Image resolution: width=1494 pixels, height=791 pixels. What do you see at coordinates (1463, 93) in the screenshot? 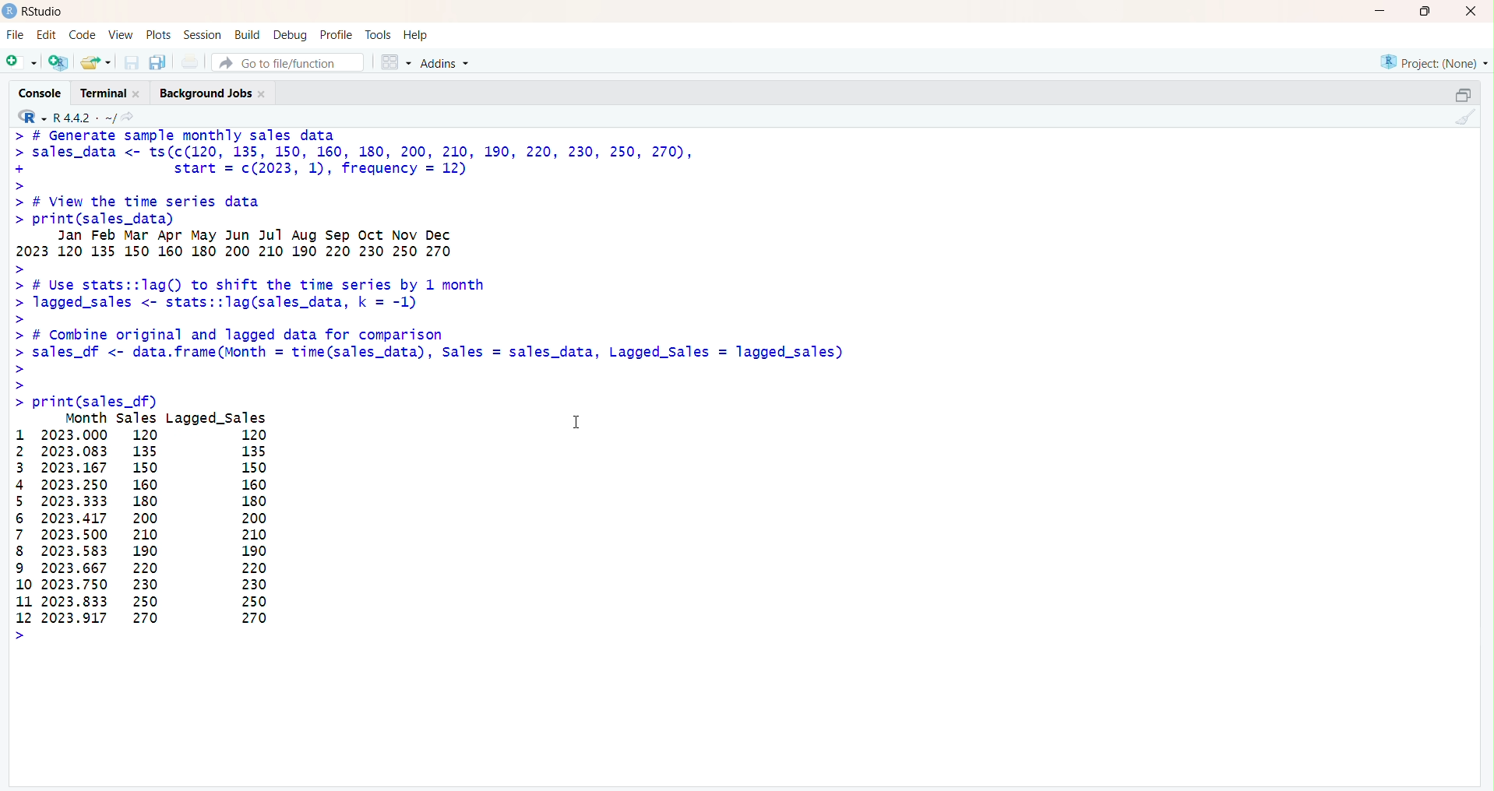
I see `collapse` at bounding box center [1463, 93].